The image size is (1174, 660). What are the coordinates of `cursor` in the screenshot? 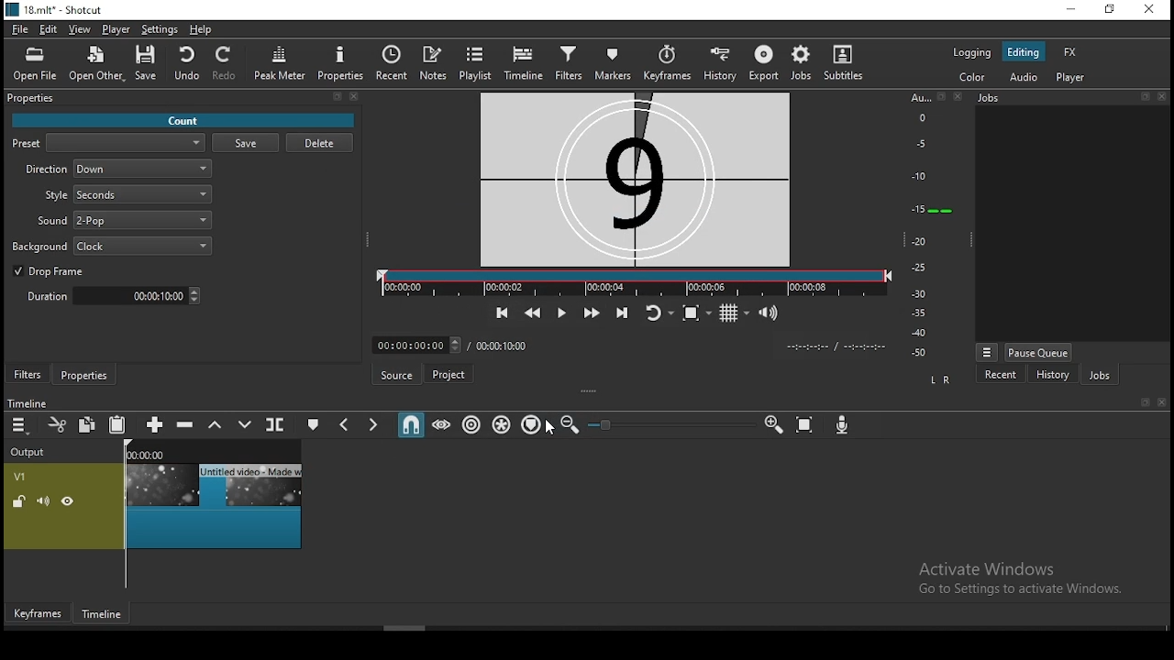 It's located at (554, 429).